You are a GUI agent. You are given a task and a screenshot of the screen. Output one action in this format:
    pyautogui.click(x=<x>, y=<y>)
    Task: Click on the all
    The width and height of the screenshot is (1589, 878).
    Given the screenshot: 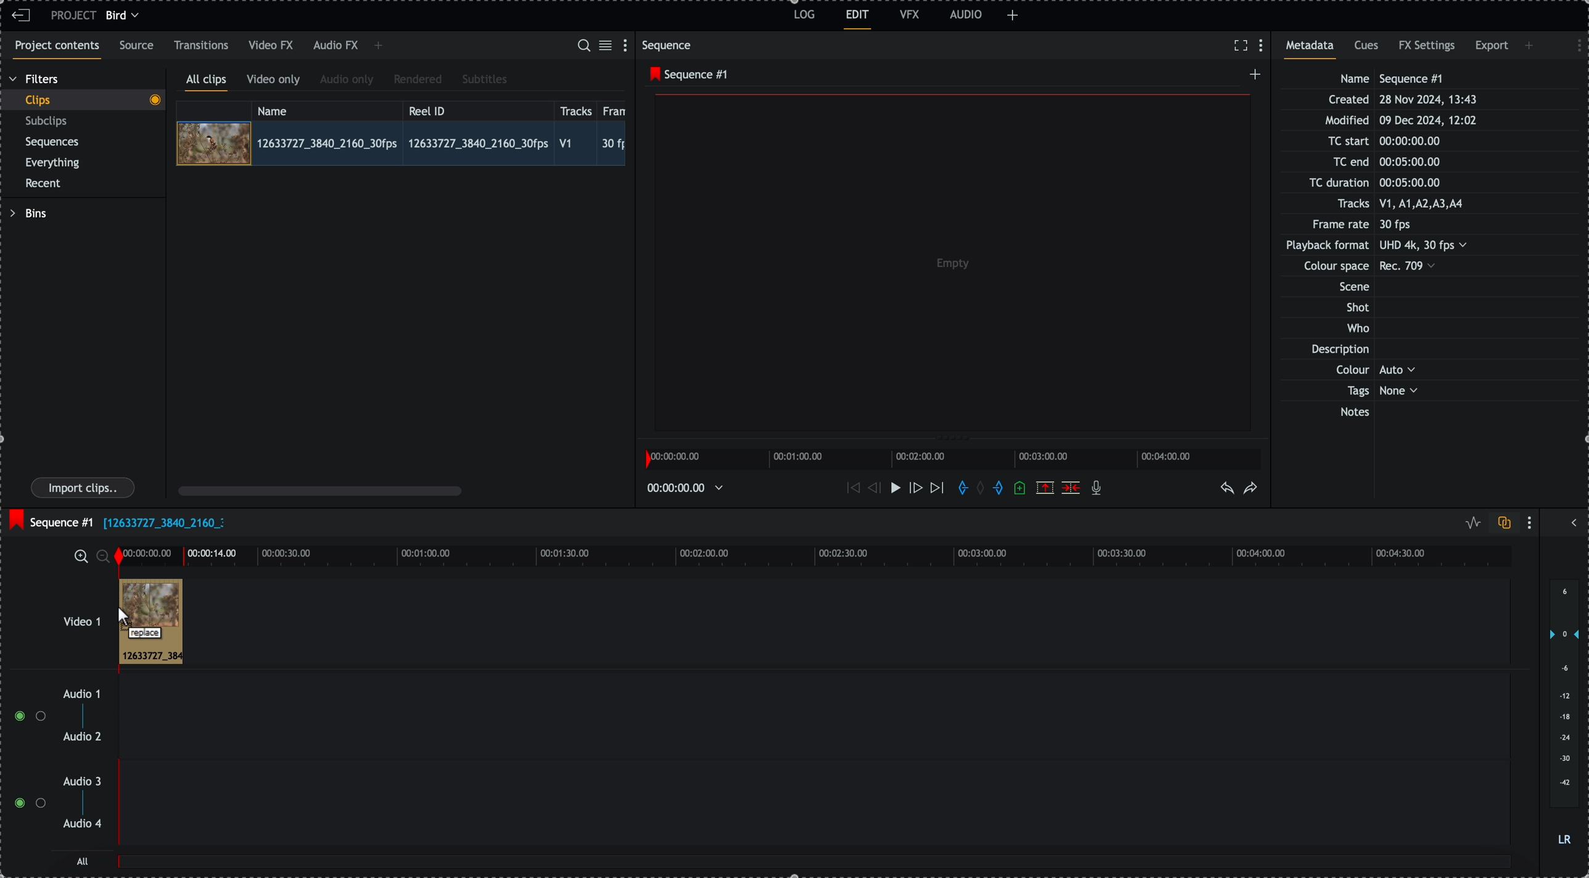 What is the action you would take?
    pyautogui.click(x=83, y=861)
    